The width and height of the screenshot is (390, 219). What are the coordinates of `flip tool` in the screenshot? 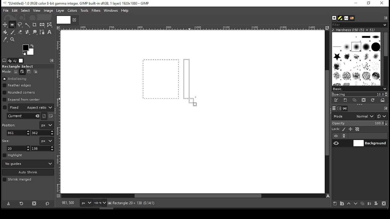 It's located at (42, 24).